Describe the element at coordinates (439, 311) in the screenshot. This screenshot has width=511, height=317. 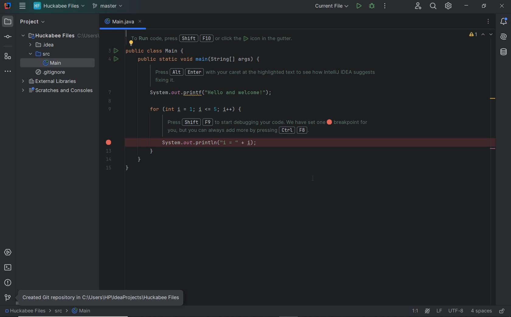
I see `line separator` at that location.